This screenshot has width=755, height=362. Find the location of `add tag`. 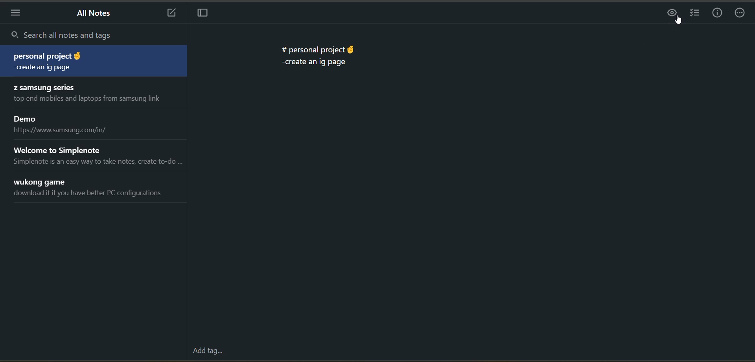

add tag is located at coordinates (207, 352).